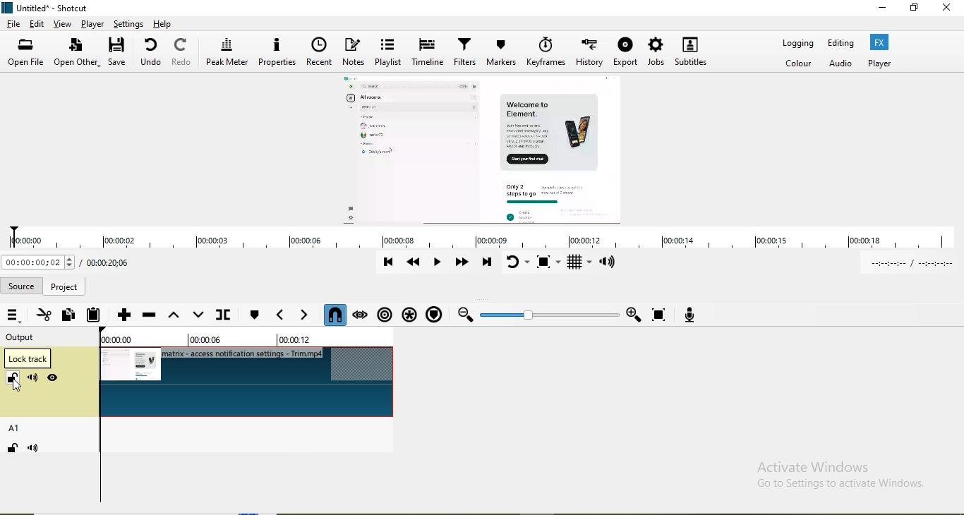 The image size is (964, 515). What do you see at coordinates (362, 314) in the screenshot?
I see `Scrub while dragging` at bounding box center [362, 314].